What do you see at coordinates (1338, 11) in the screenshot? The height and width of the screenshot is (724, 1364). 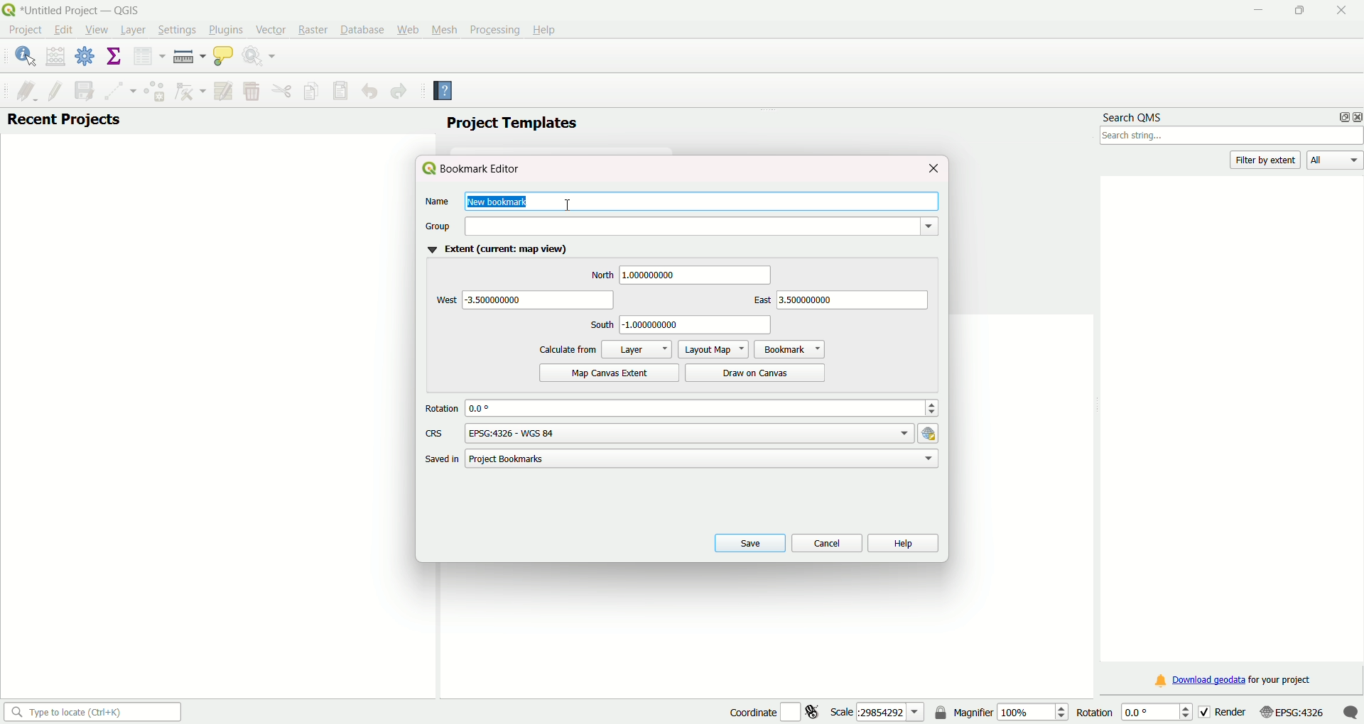 I see `Close` at bounding box center [1338, 11].